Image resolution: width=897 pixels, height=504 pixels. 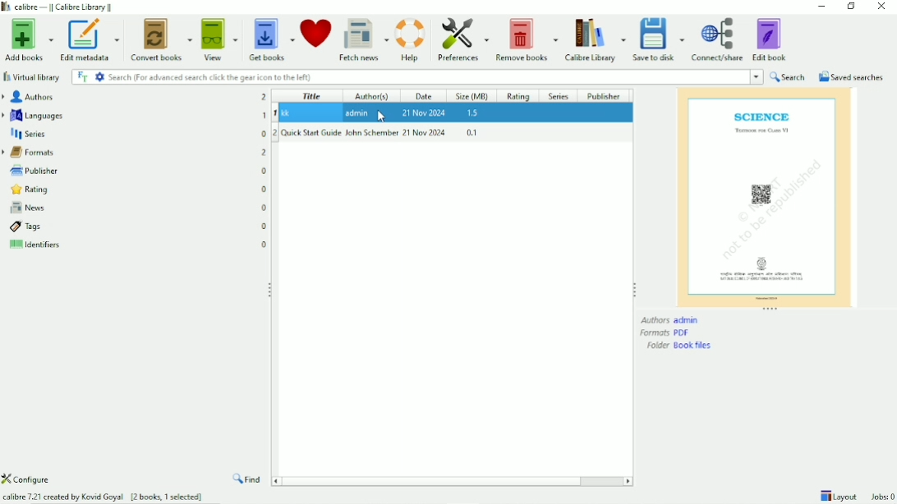 I want to click on Horizontal scrollbar, so click(x=436, y=480).